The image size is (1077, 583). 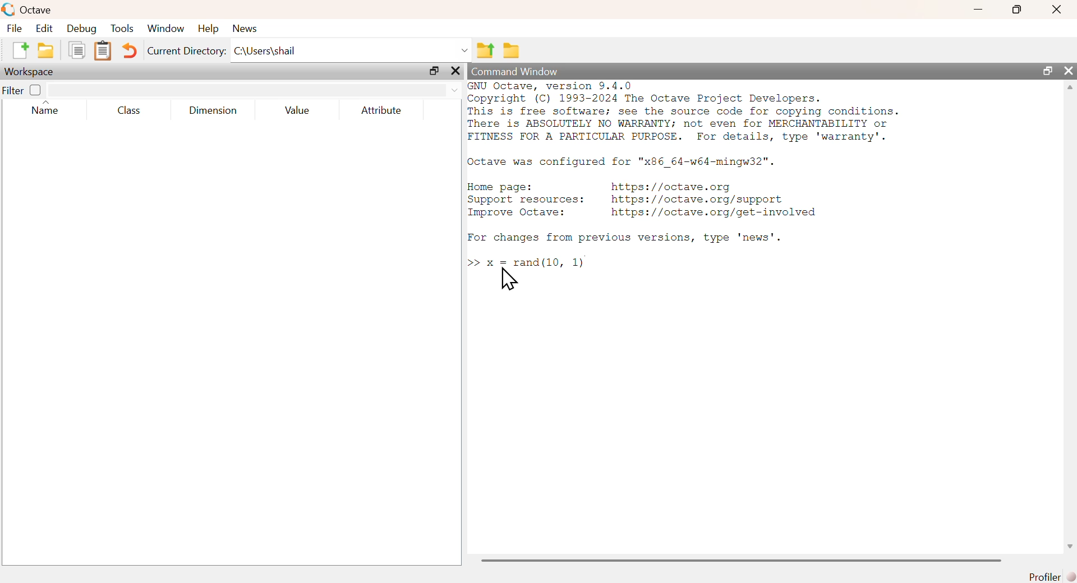 I want to click on tools, so click(x=123, y=29).